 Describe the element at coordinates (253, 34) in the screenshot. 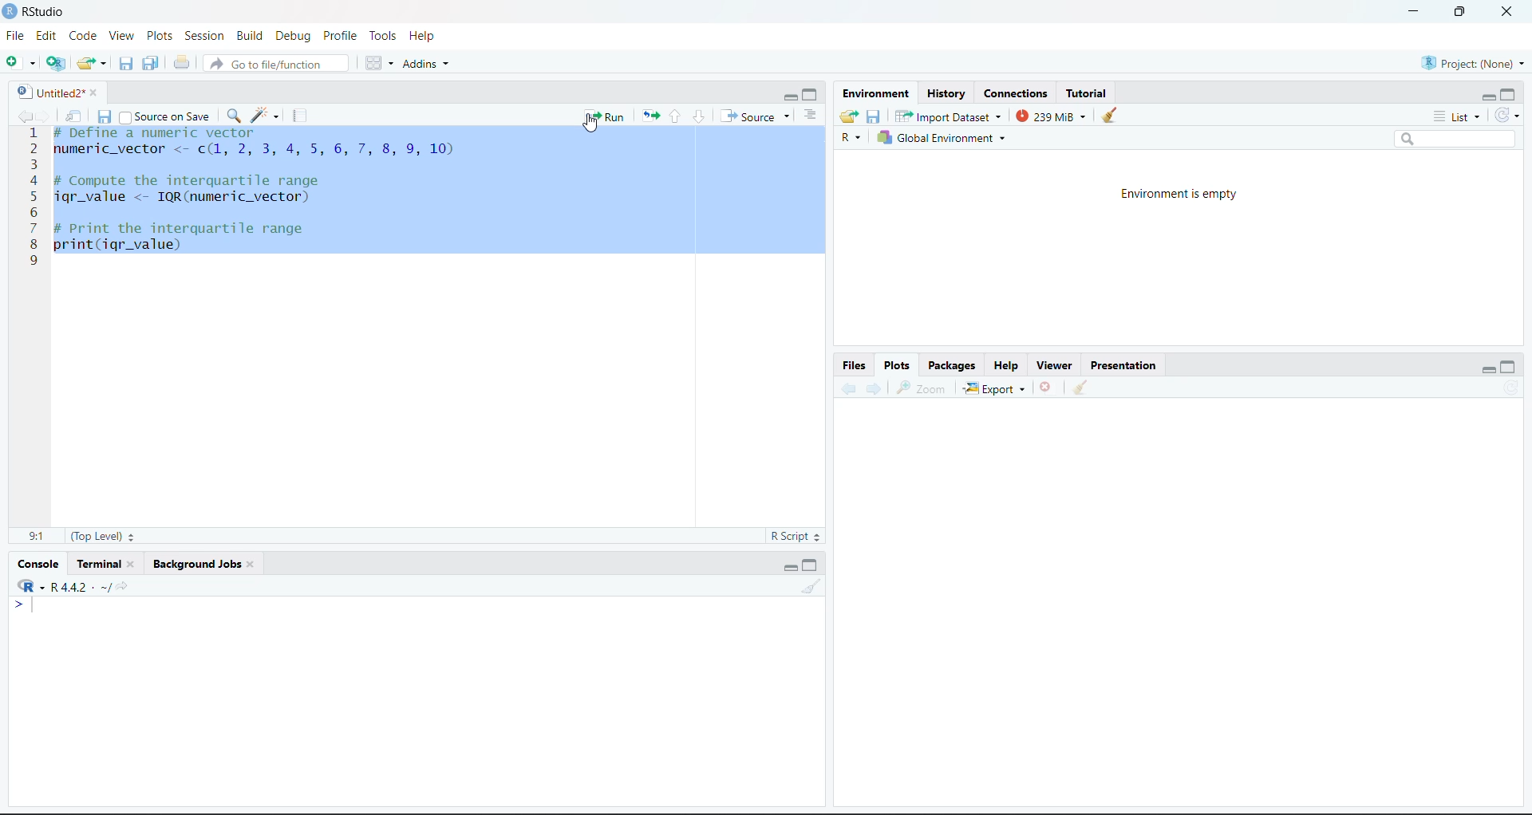

I see `BUild` at that location.